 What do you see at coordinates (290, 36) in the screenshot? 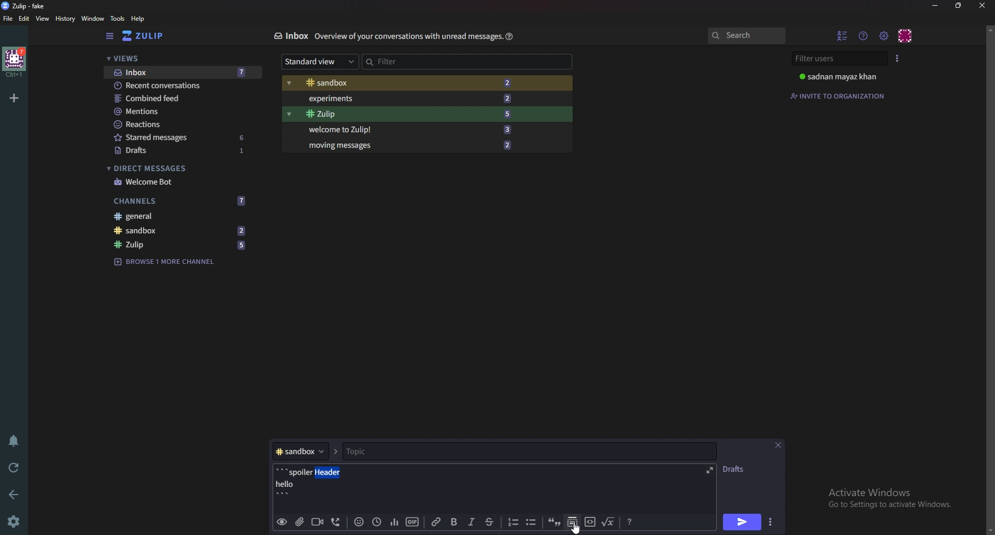
I see `Inbox` at bounding box center [290, 36].